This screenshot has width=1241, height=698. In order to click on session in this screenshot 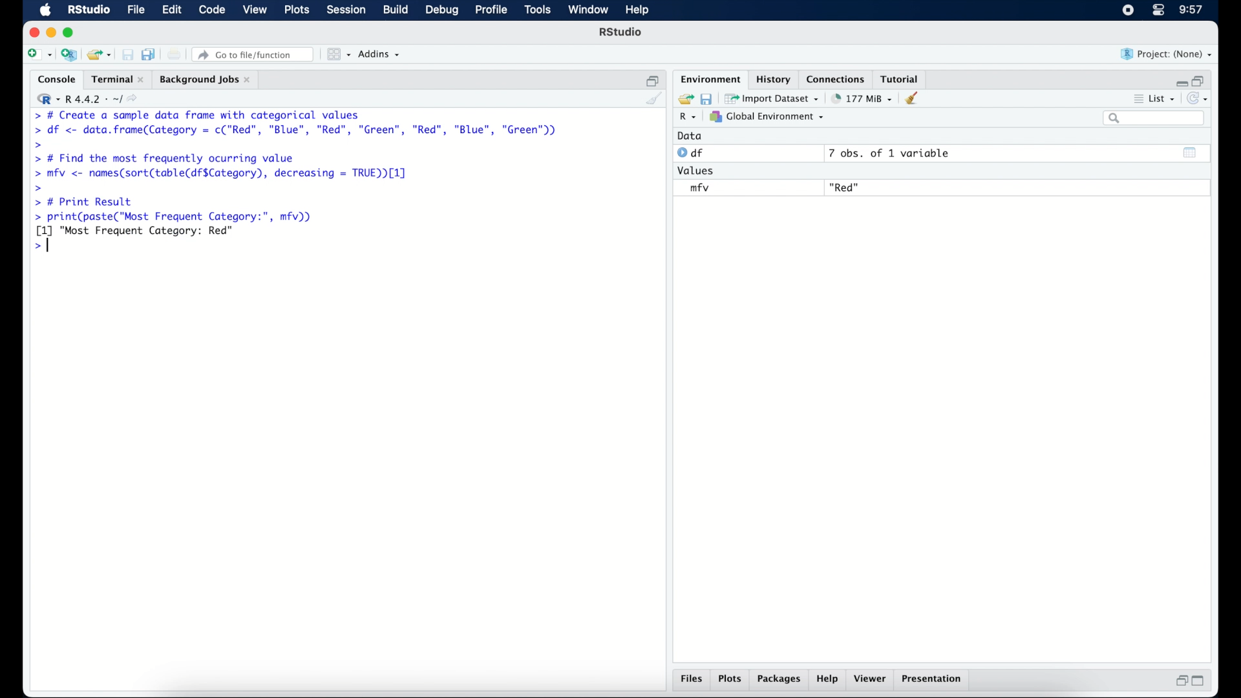, I will do `click(346, 10)`.